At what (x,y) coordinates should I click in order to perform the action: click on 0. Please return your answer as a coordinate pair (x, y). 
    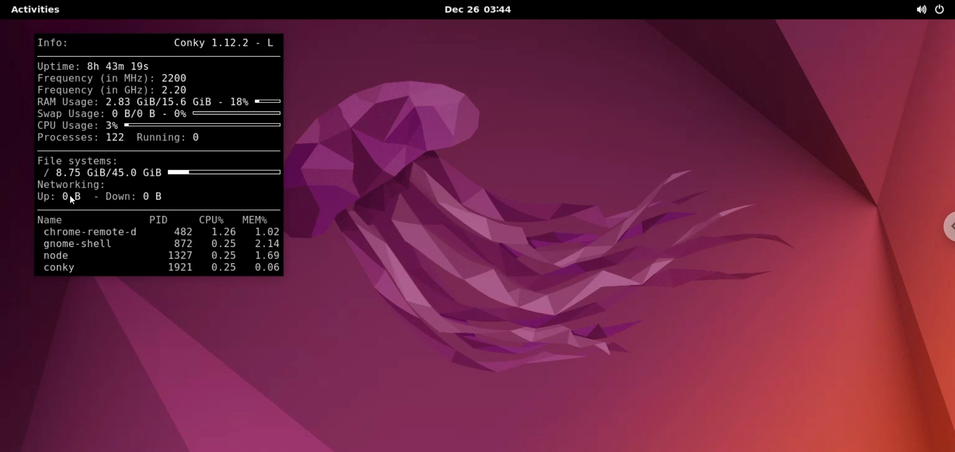
    Looking at the image, I should click on (200, 138).